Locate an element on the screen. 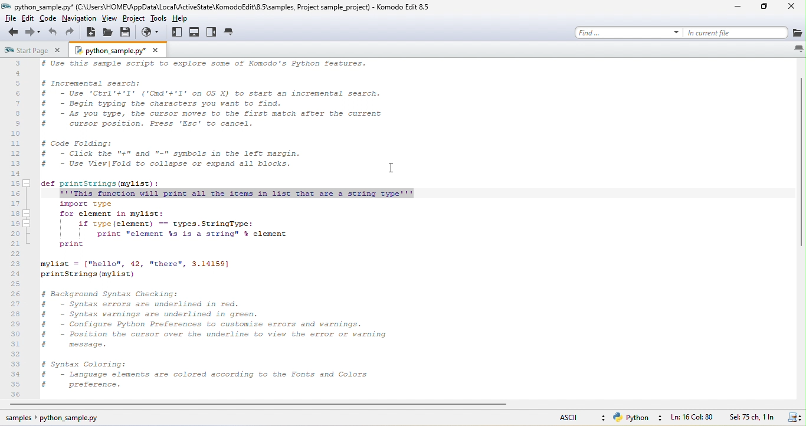 This screenshot has height=426, width=806. code text is located at coordinates (217, 297).